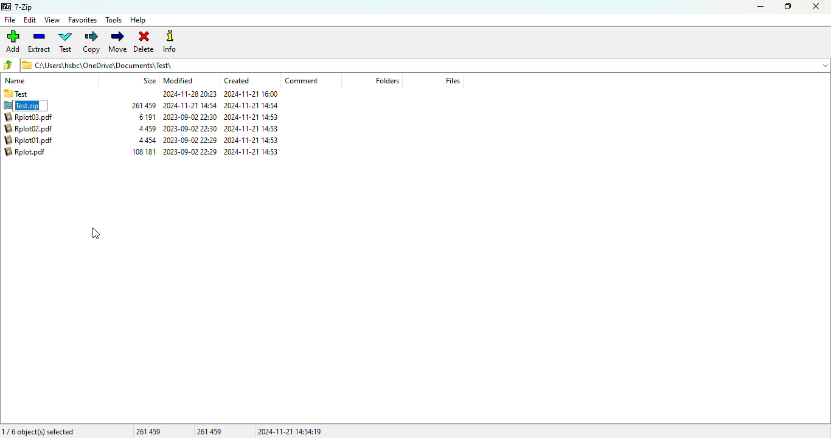  I want to click on 2023-09-02 22:30, so click(190, 152).